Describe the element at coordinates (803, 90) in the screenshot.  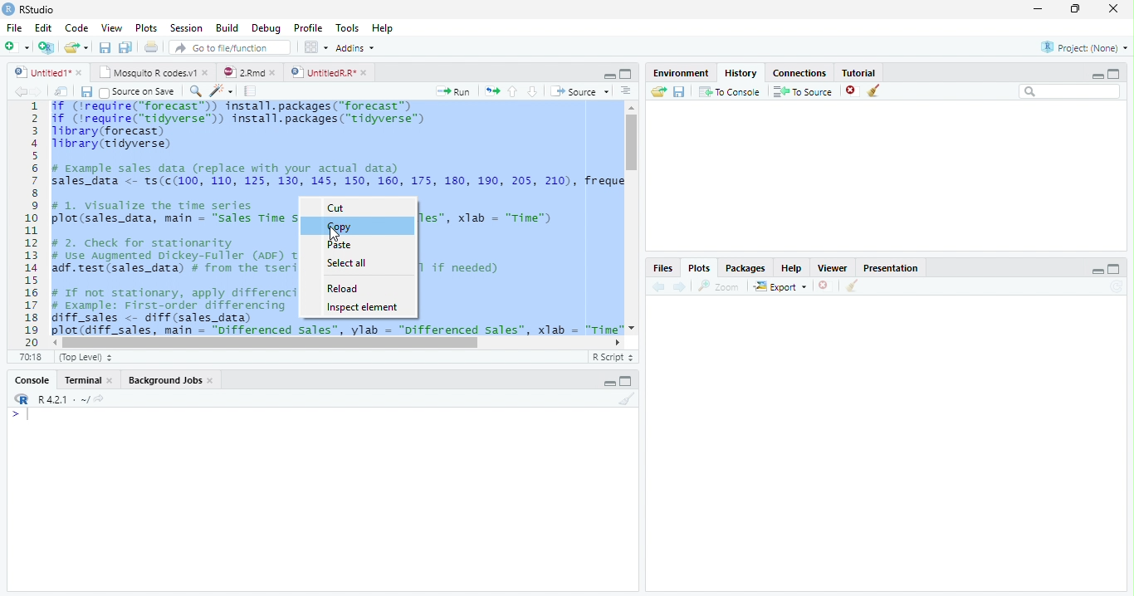
I see `To Source` at that location.